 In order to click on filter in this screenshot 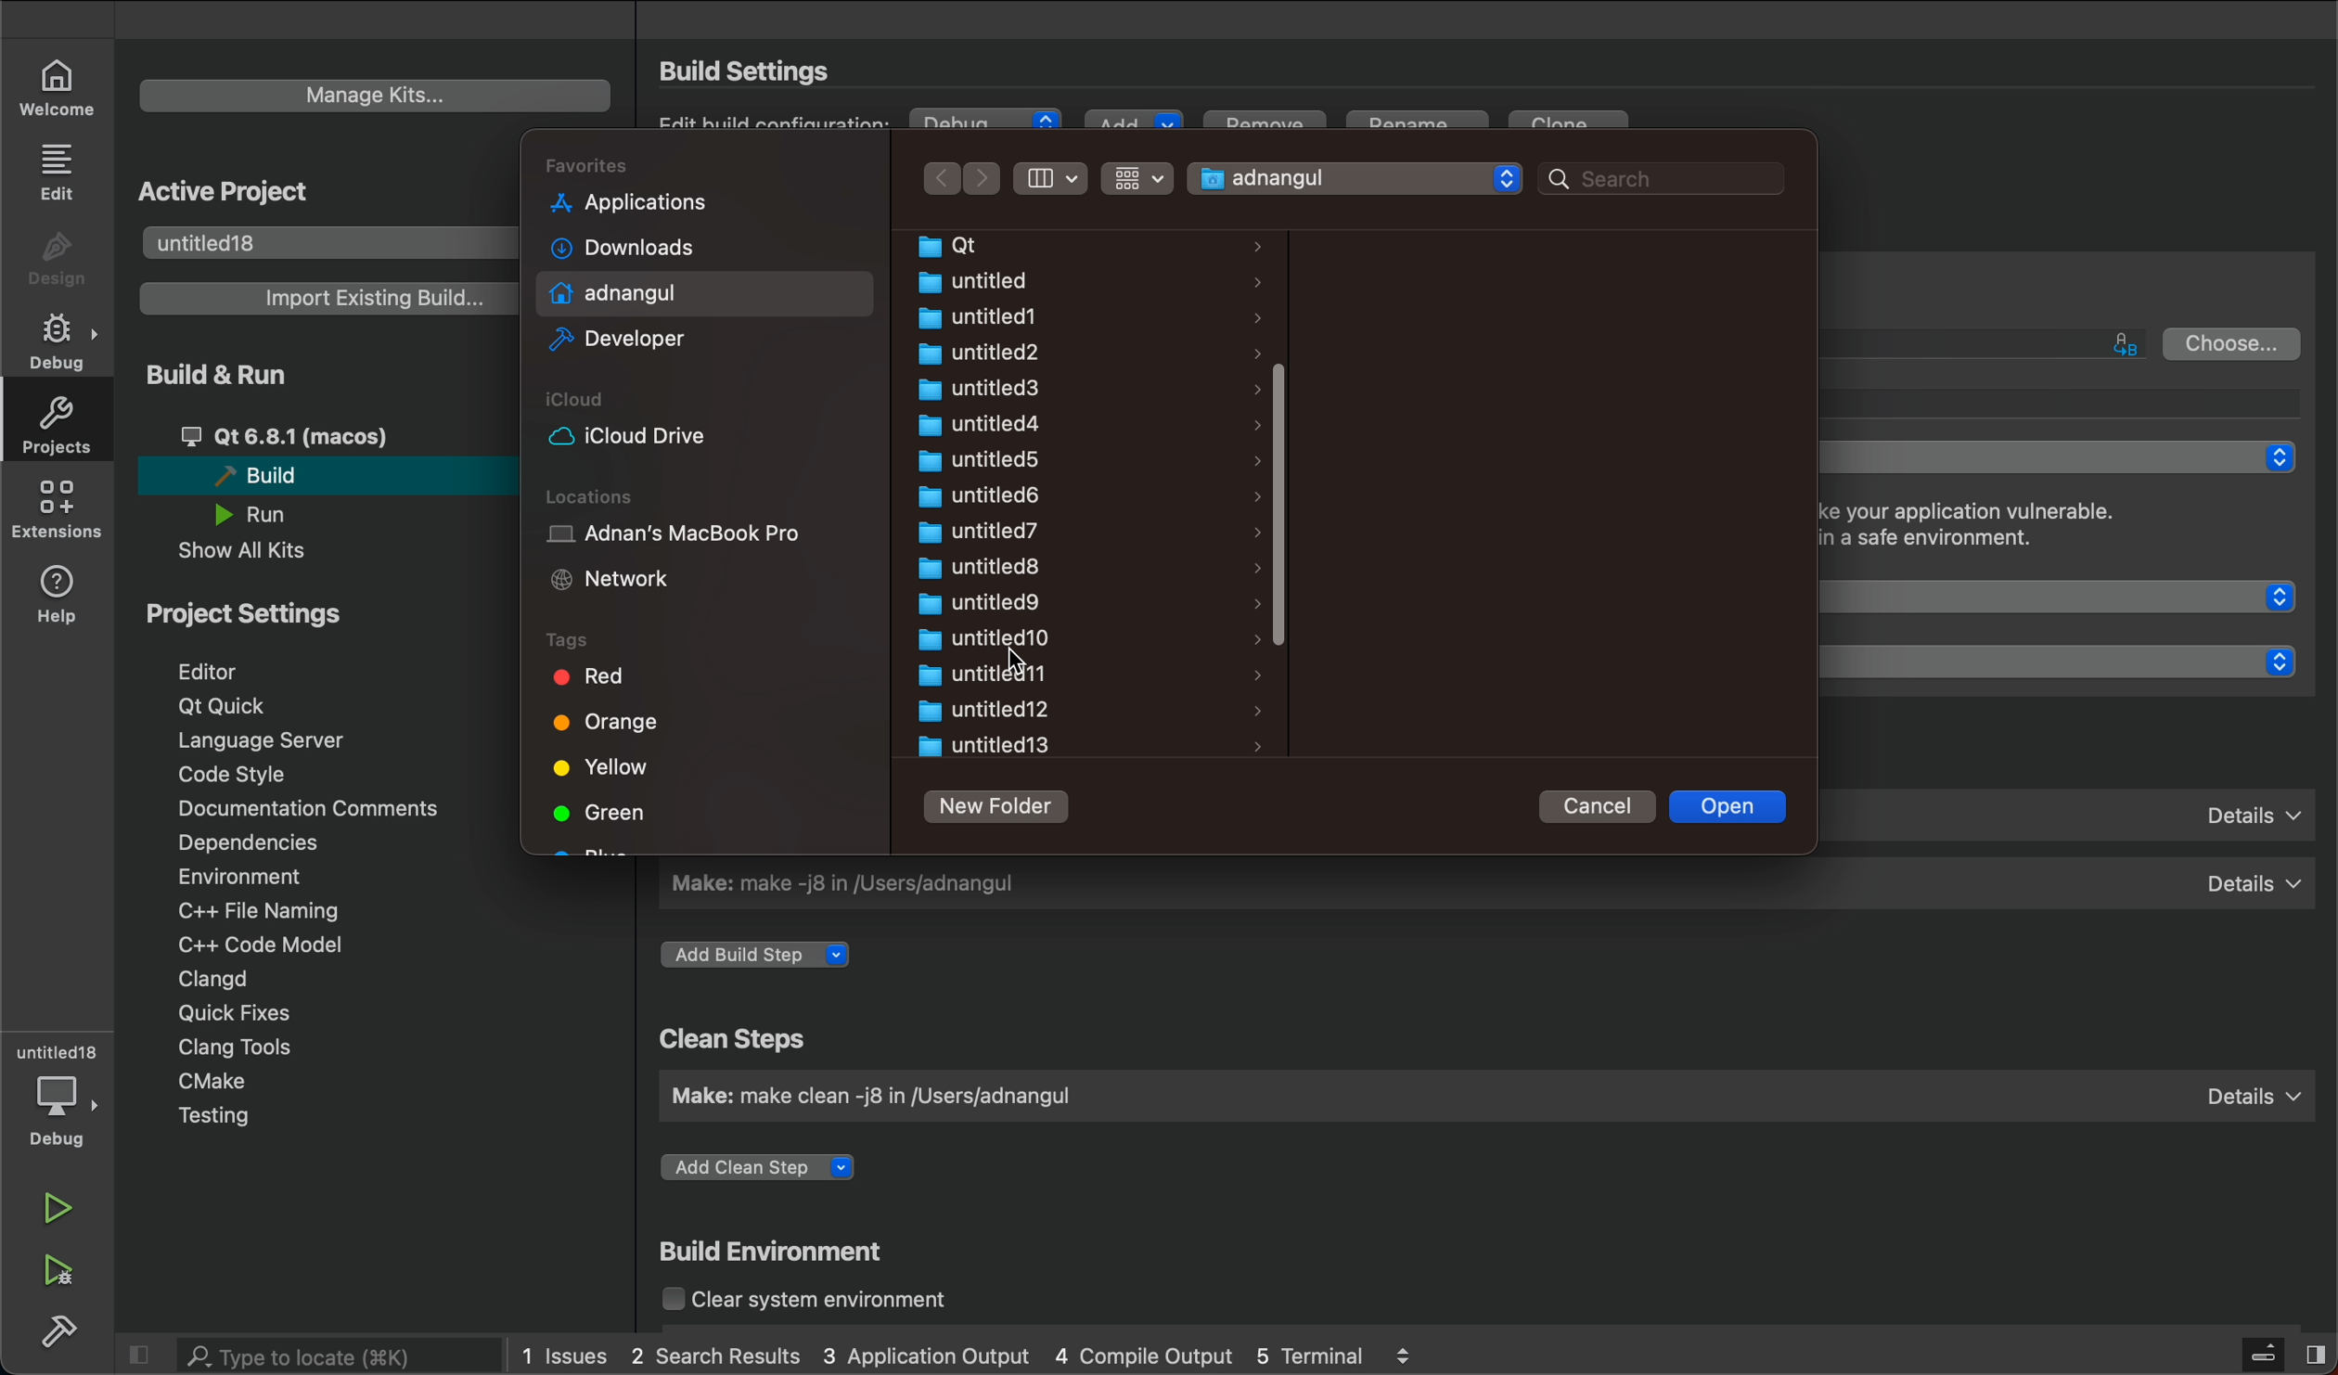, I will do `click(1142, 177)`.